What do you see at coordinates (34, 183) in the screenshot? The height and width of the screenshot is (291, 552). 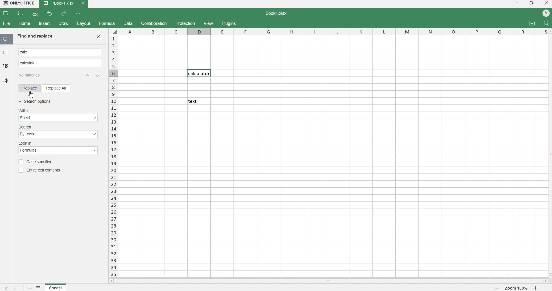 I see `Name` at bounding box center [34, 183].